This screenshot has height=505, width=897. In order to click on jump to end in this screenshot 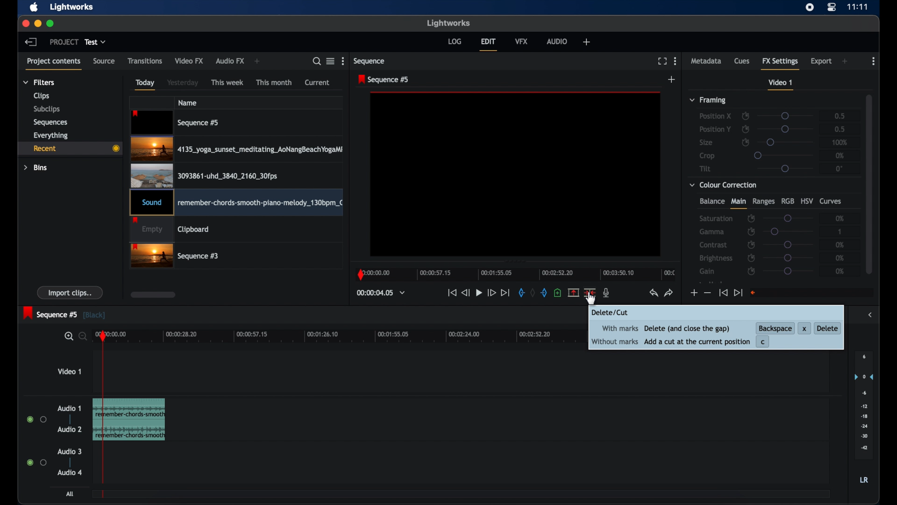, I will do `click(505, 293)`.